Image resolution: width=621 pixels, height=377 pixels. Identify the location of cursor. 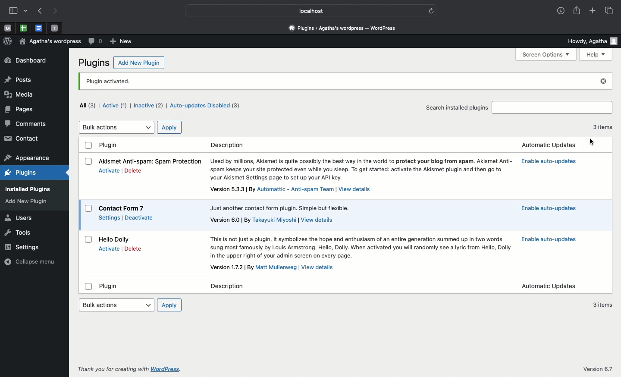
(591, 142).